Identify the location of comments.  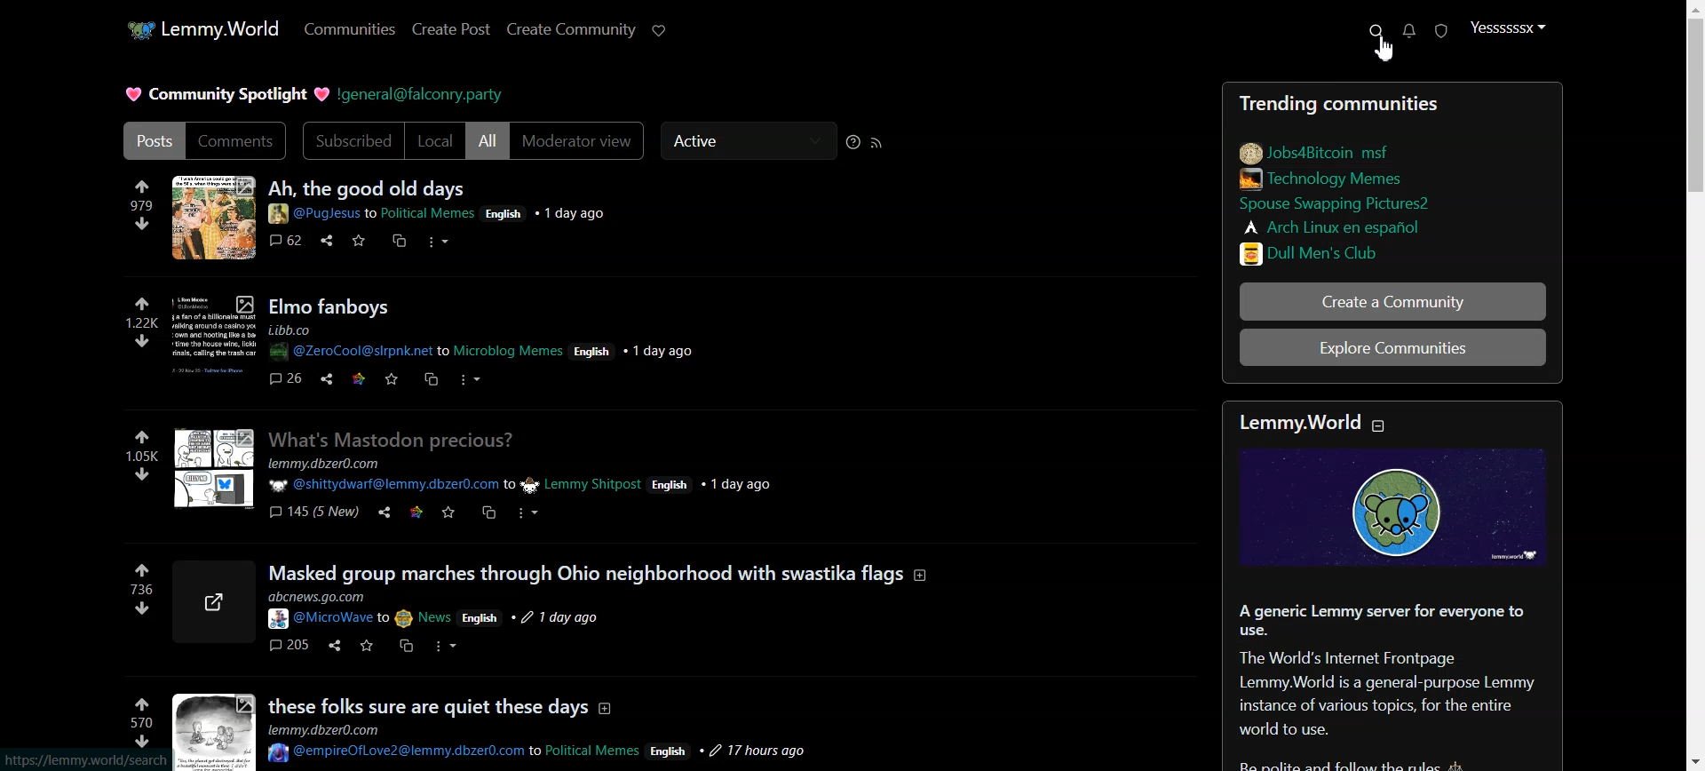
(287, 644).